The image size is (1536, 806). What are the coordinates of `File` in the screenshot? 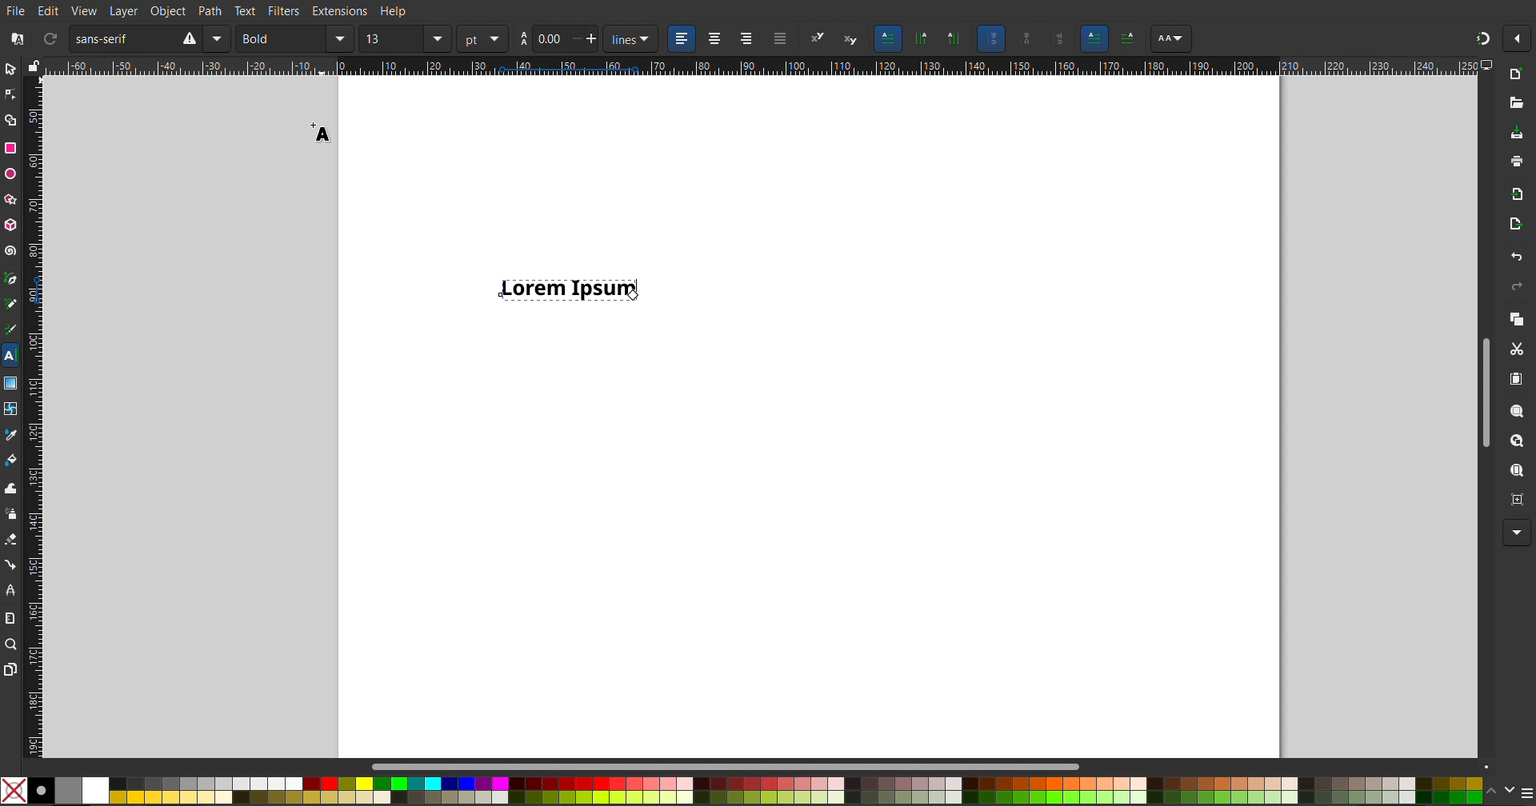 It's located at (18, 10).